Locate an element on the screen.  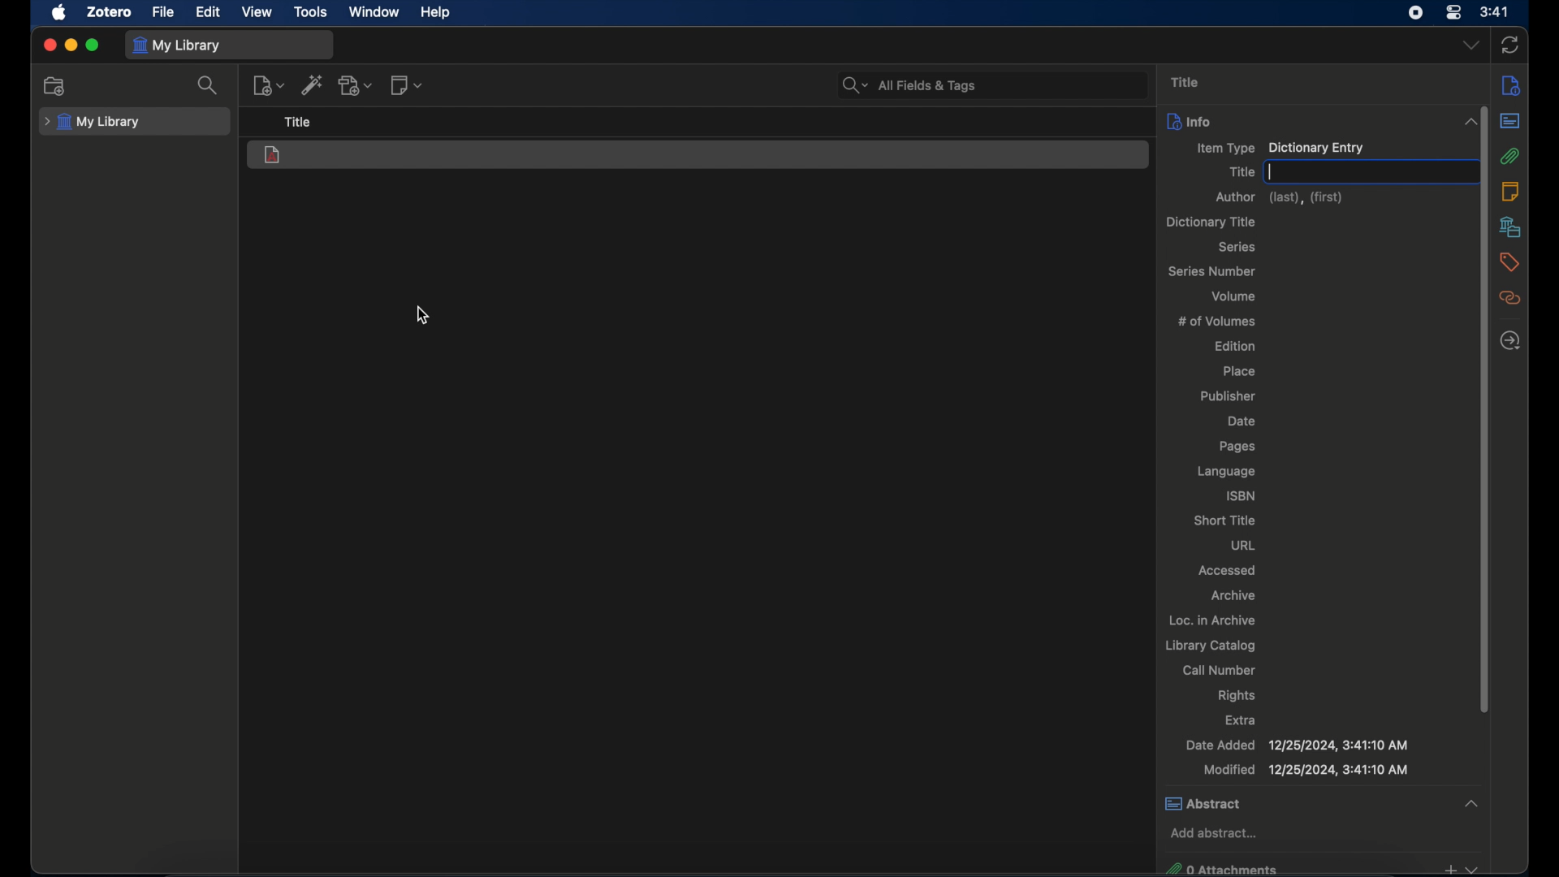
place is located at coordinates (1239, 370).